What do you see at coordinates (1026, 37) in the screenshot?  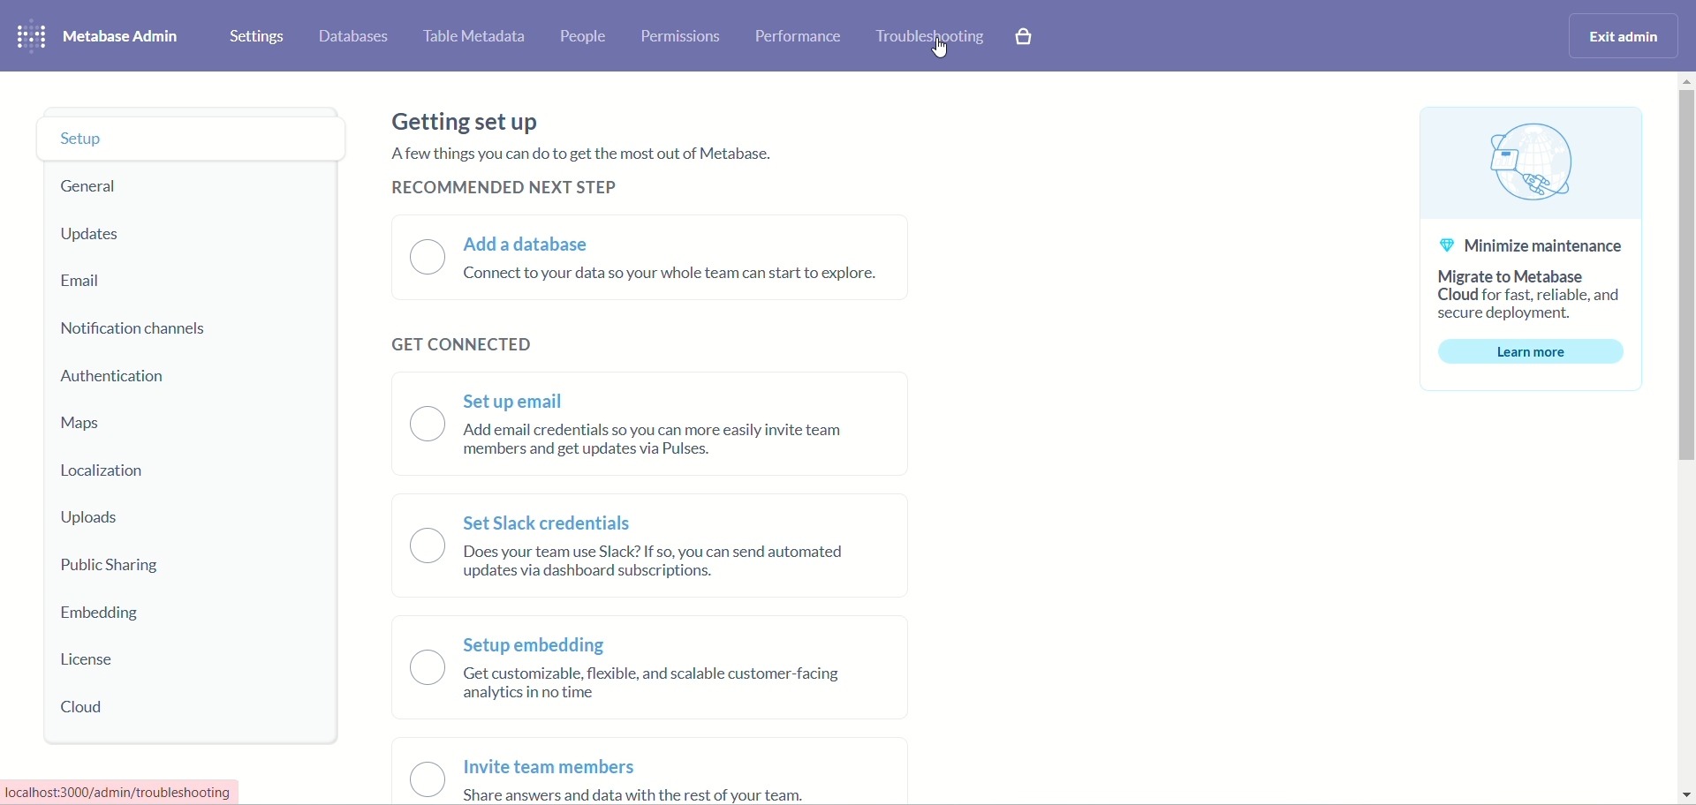 I see `explore paid features` at bounding box center [1026, 37].